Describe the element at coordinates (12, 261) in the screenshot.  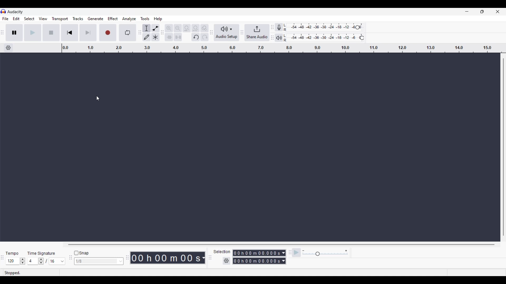
I see `Selected tempo` at that location.